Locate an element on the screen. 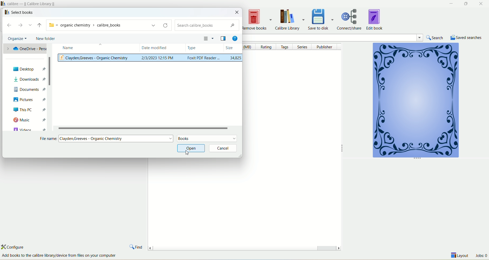 Image resolution: width=489 pixels, height=260 pixels. series is located at coordinates (304, 47).